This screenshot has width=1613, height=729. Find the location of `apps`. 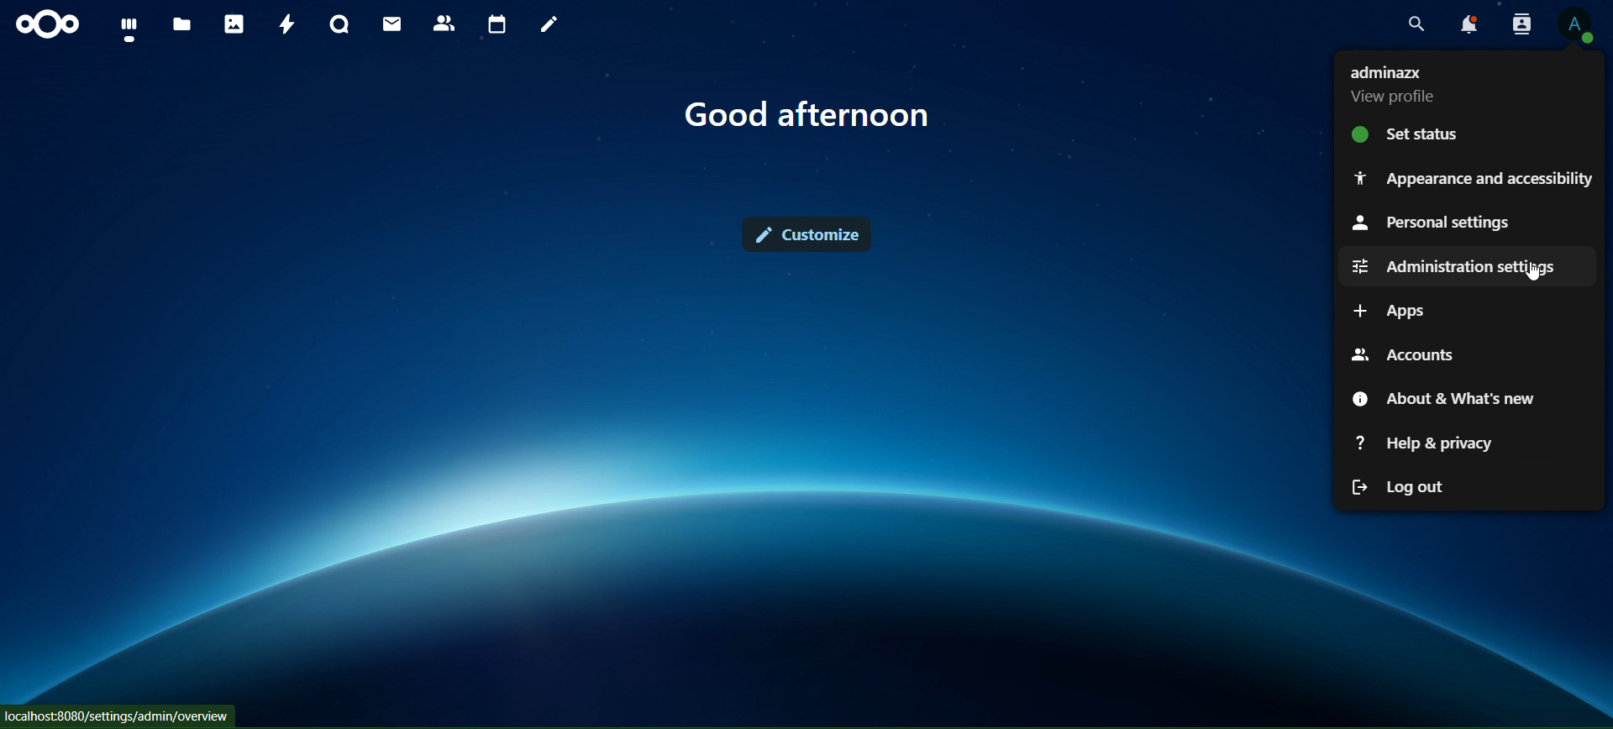

apps is located at coordinates (1403, 310).